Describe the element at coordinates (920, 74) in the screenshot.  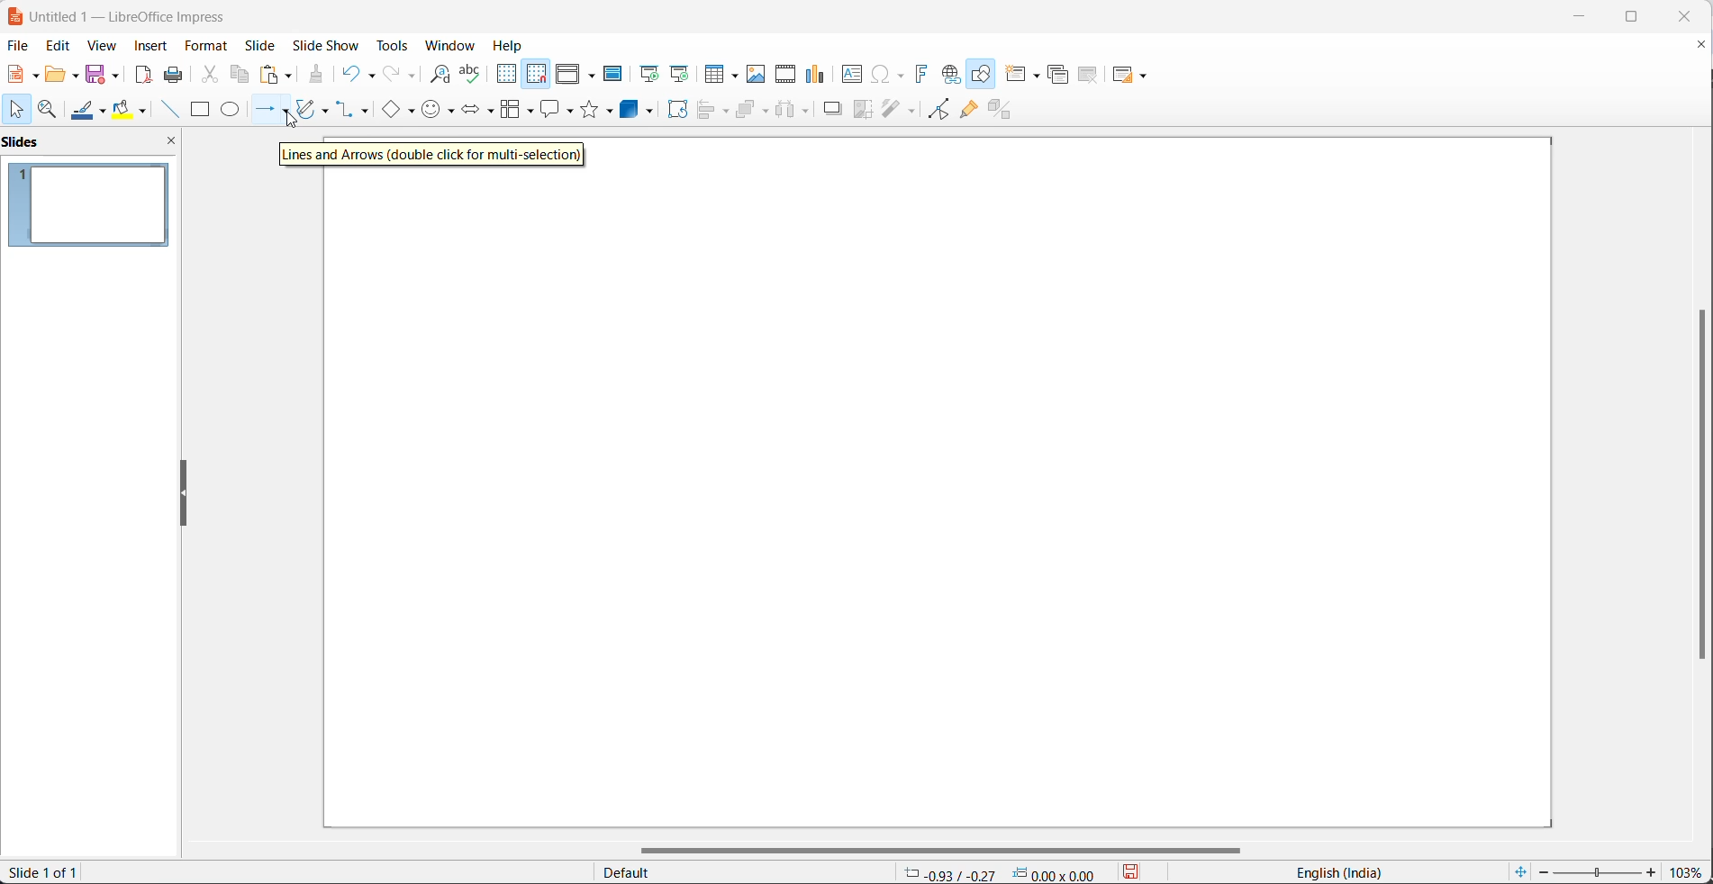
I see `insert fontwork text` at that location.